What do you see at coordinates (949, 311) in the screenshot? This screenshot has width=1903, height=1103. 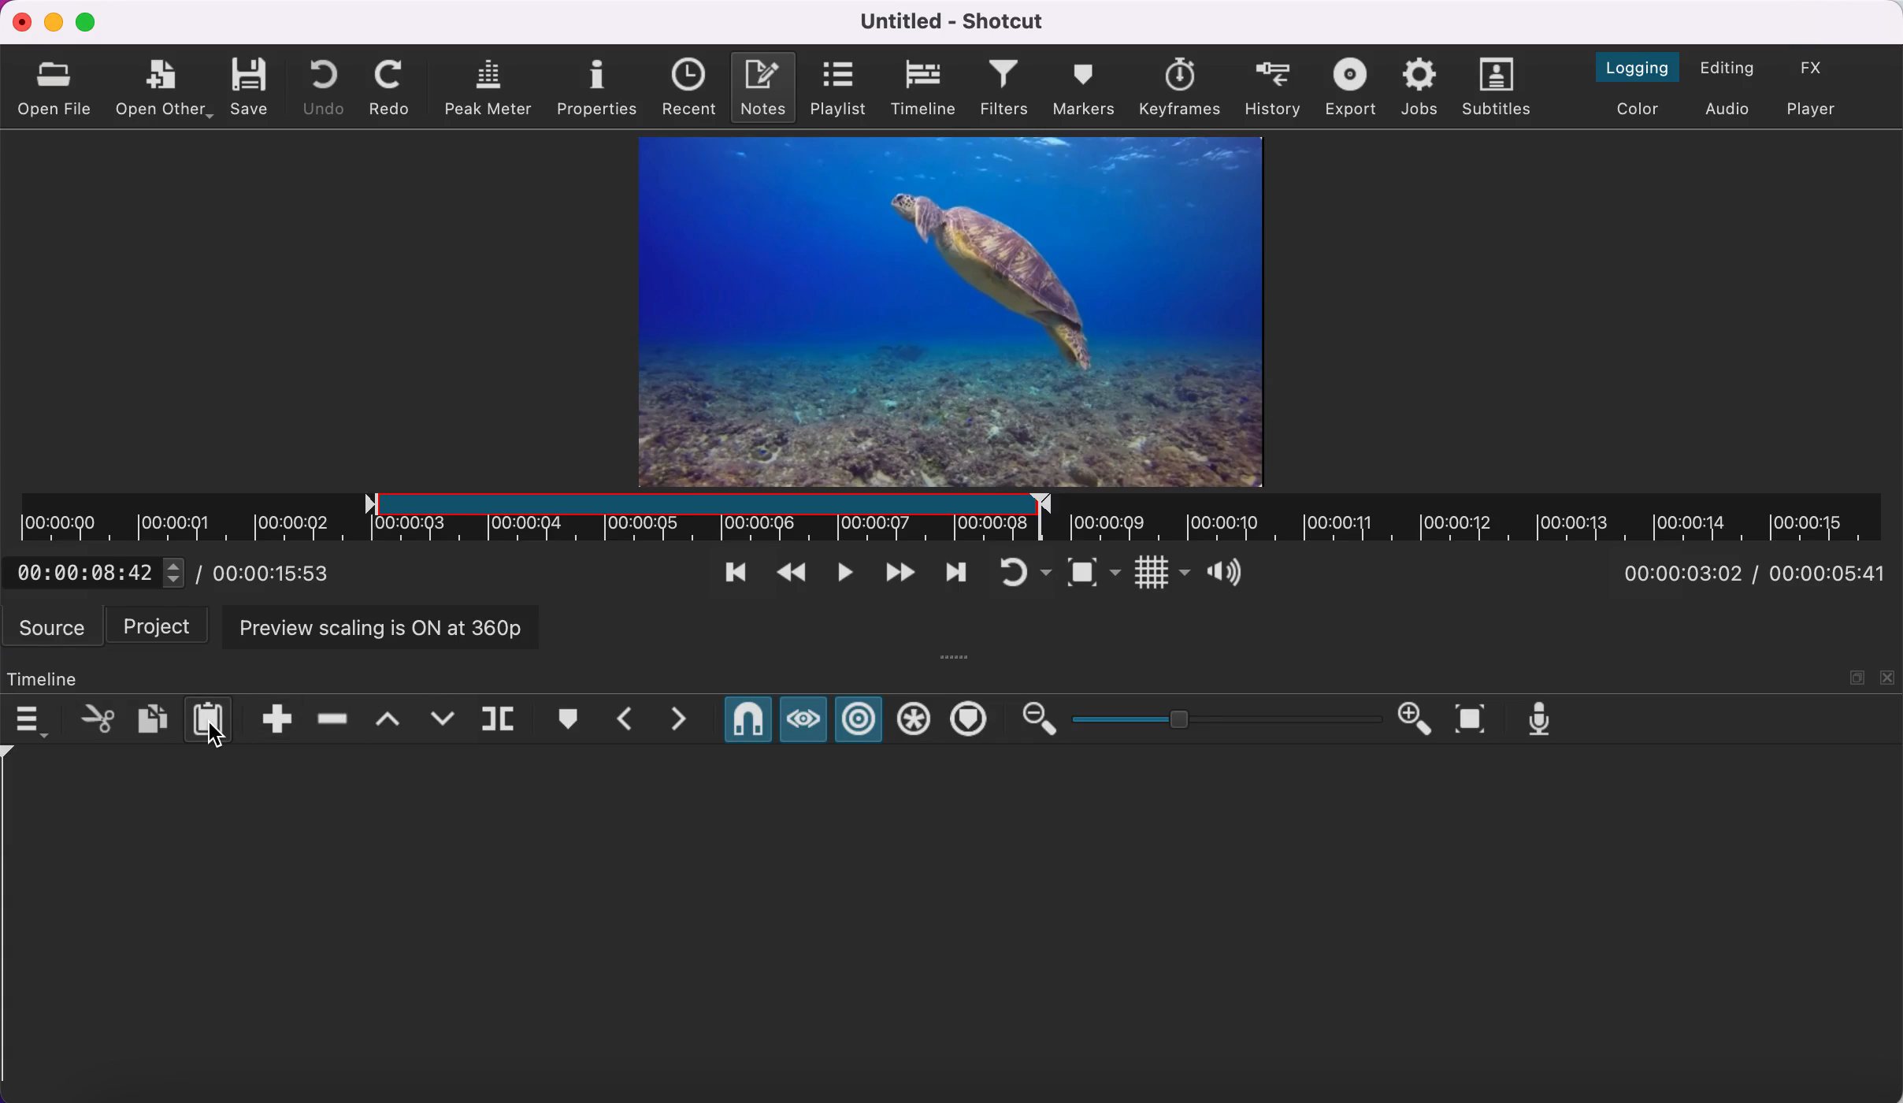 I see `clip` at bounding box center [949, 311].